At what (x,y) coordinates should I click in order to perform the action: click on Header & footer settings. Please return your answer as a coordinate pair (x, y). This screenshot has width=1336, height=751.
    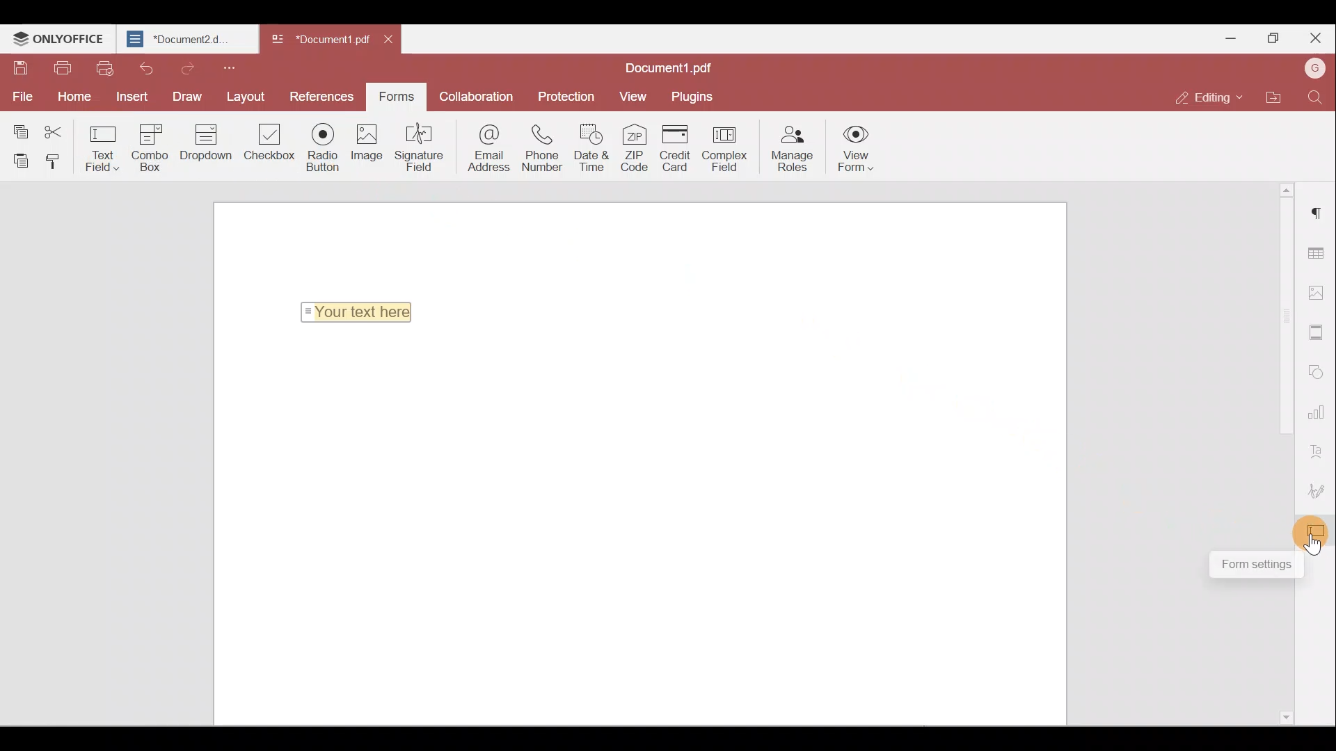
    Looking at the image, I should click on (1319, 332).